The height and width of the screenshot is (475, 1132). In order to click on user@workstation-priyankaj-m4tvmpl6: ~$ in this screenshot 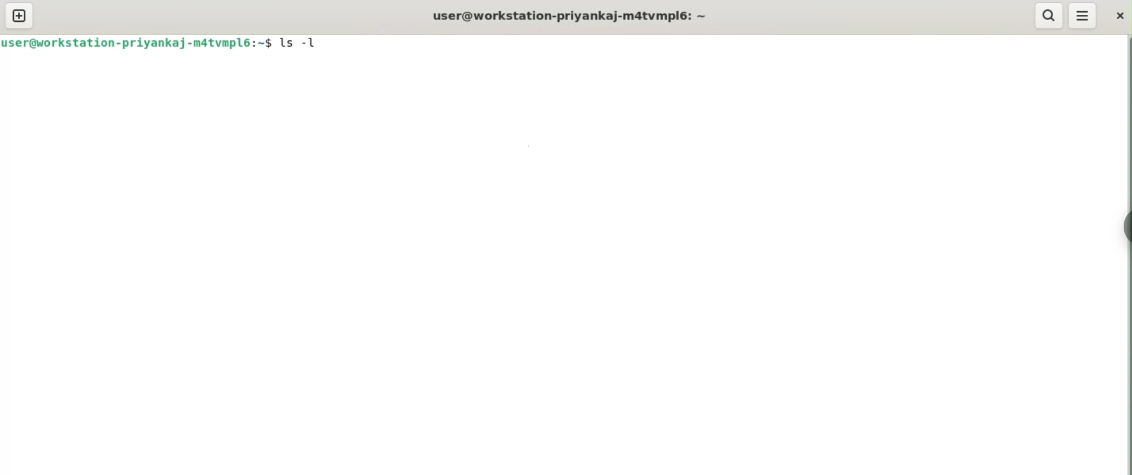, I will do `click(137, 43)`.